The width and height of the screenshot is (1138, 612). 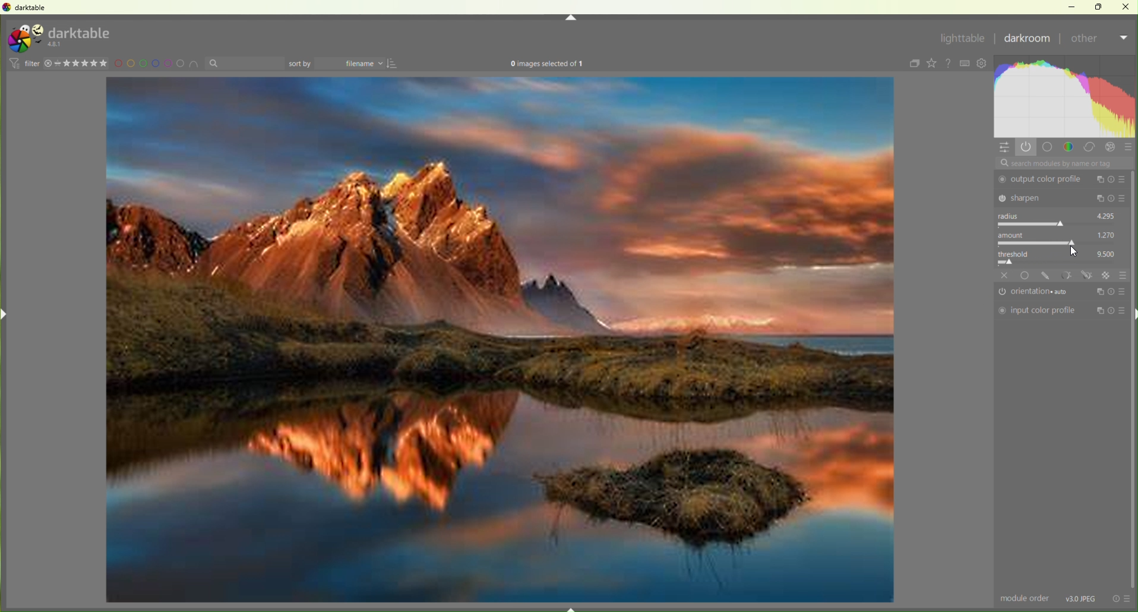 I want to click on Details , so click(x=1082, y=598).